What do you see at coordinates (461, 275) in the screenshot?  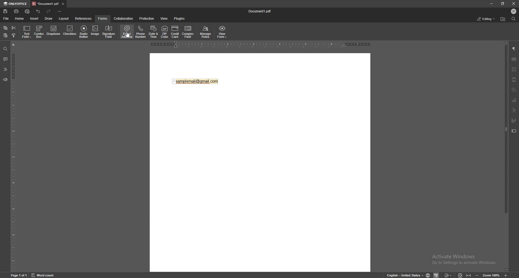 I see `fit to screen` at bounding box center [461, 275].